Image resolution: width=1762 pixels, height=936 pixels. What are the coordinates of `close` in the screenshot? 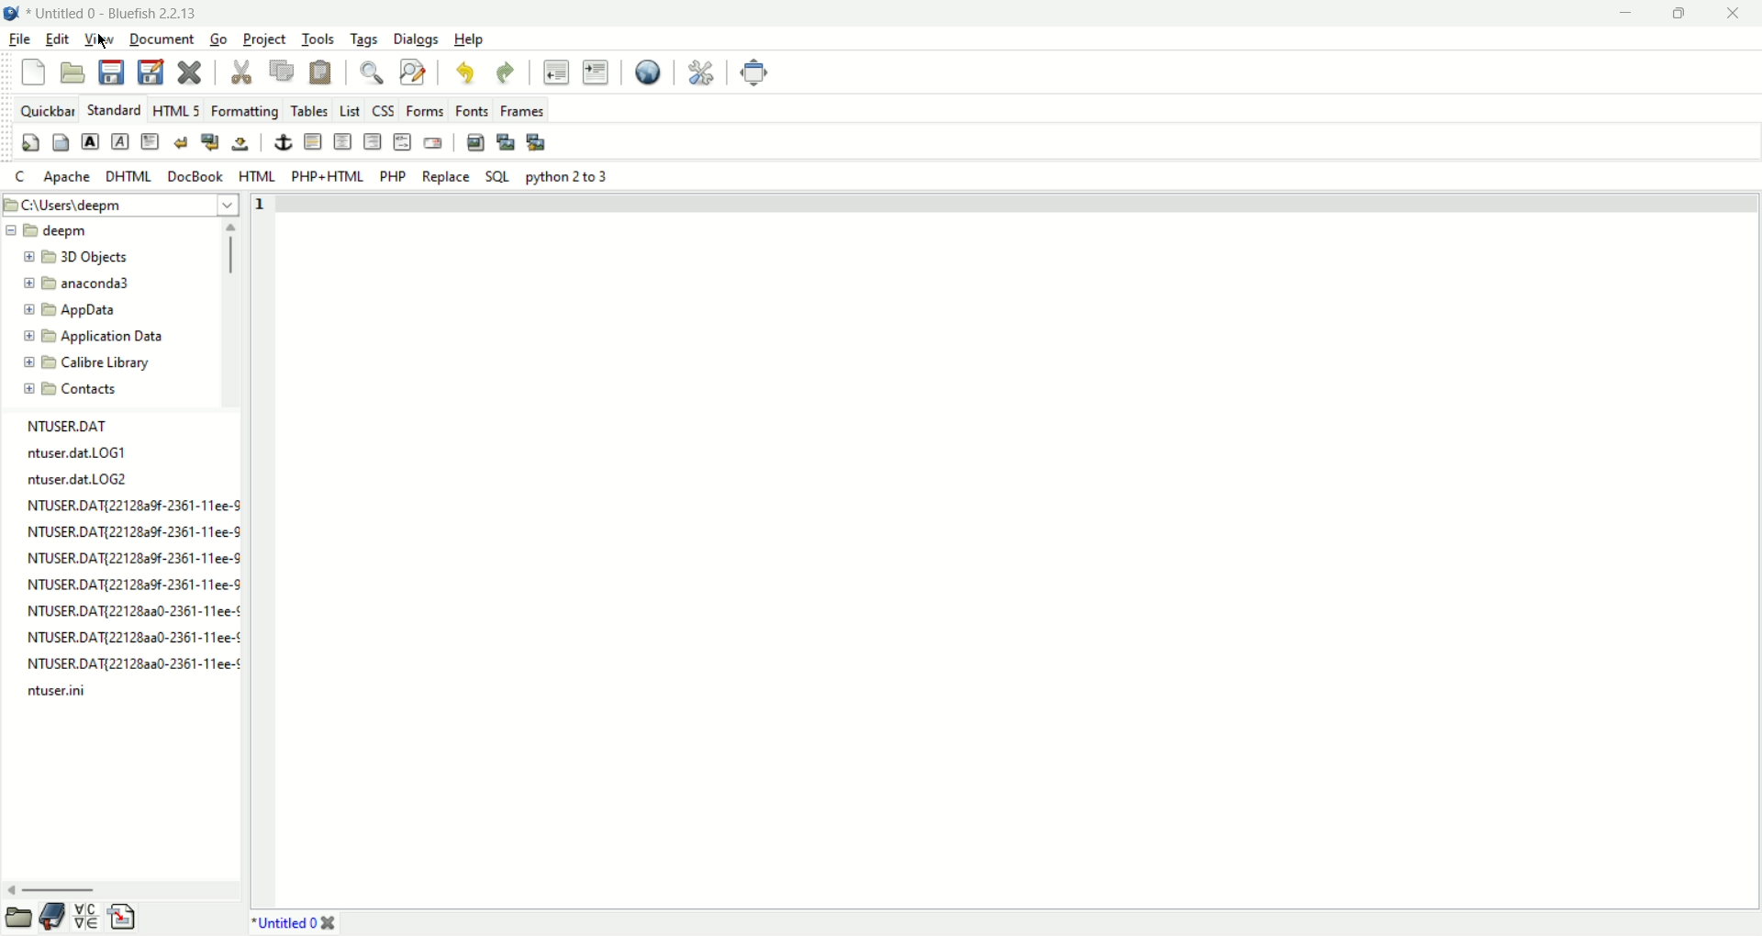 It's located at (188, 72).